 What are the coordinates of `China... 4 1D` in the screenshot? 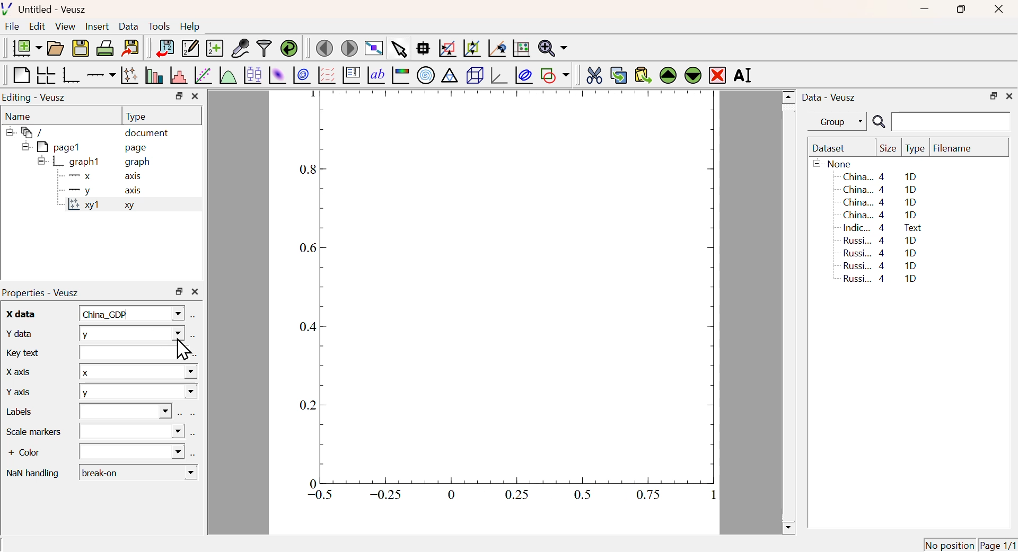 It's located at (880, 215).